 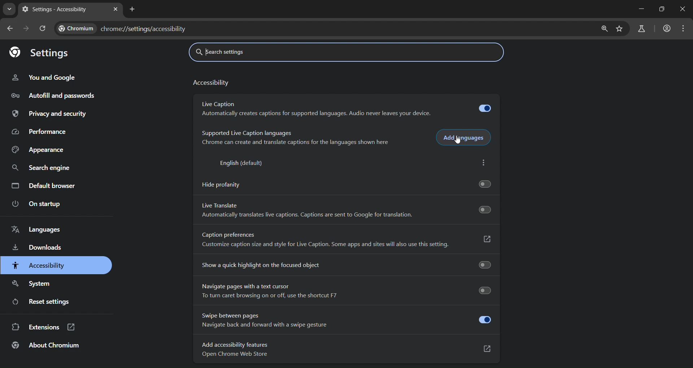 I want to click on Hide profanity, so click(x=346, y=184).